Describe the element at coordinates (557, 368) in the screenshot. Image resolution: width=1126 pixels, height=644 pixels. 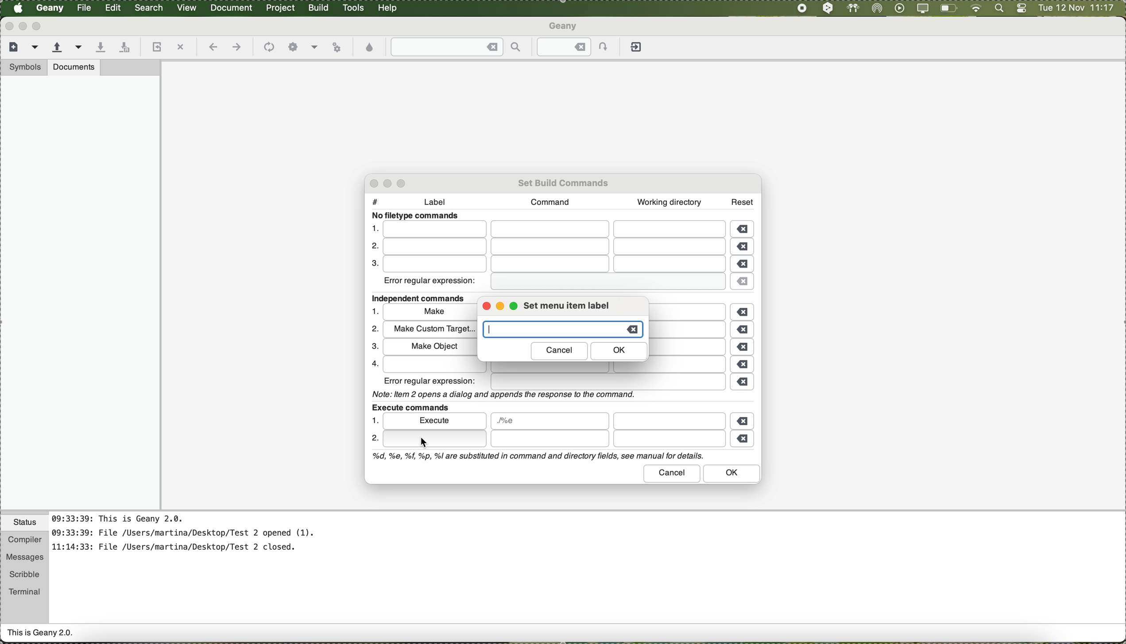
I see `file` at that location.